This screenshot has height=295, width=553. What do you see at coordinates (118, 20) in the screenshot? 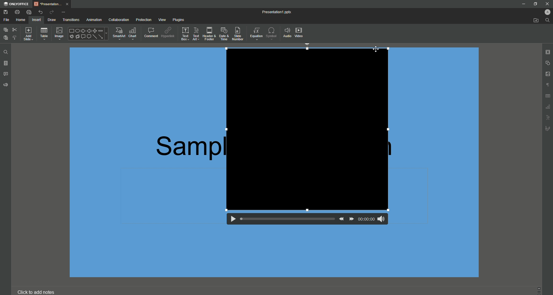
I see `Collaboration` at bounding box center [118, 20].